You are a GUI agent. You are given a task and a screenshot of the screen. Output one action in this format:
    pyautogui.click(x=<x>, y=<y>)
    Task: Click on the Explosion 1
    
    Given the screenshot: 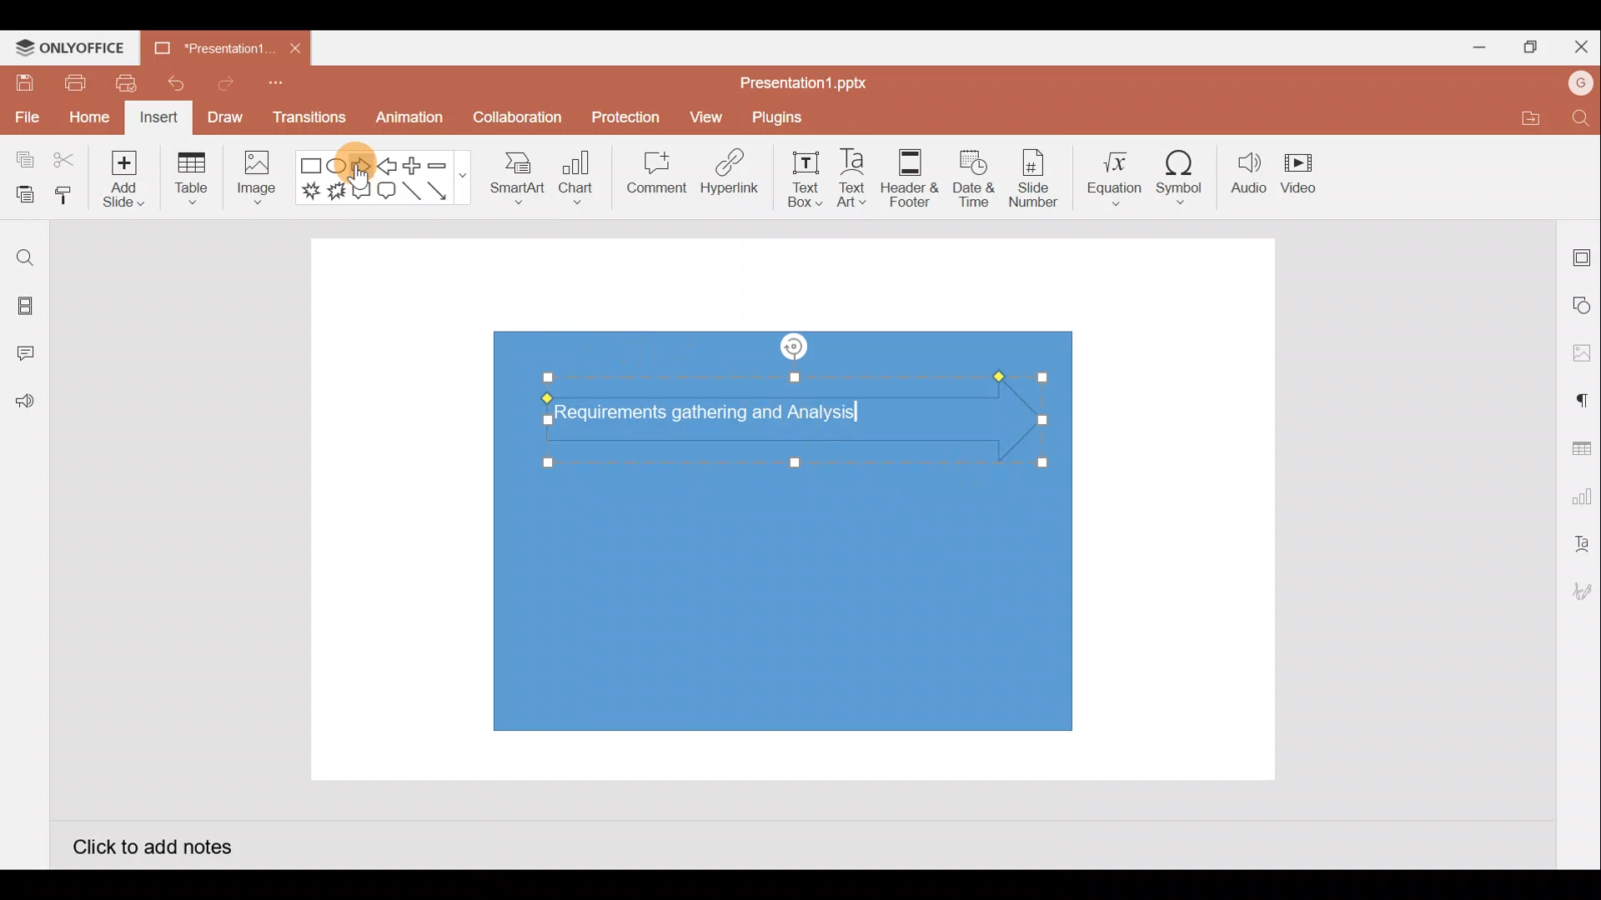 What is the action you would take?
    pyautogui.click(x=311, y=190)
    